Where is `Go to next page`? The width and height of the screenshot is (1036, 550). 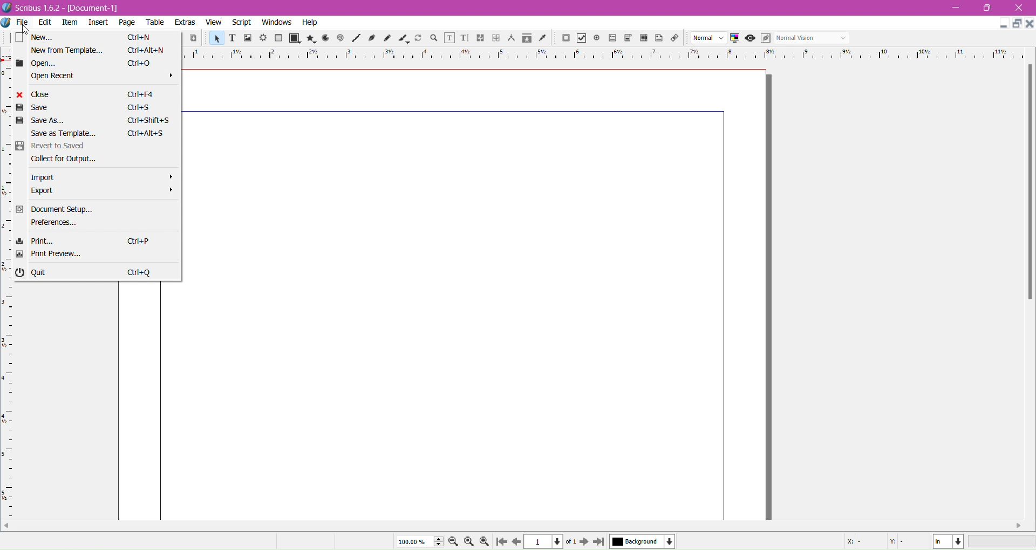 Go to next page is located at coordinates (584, 542).